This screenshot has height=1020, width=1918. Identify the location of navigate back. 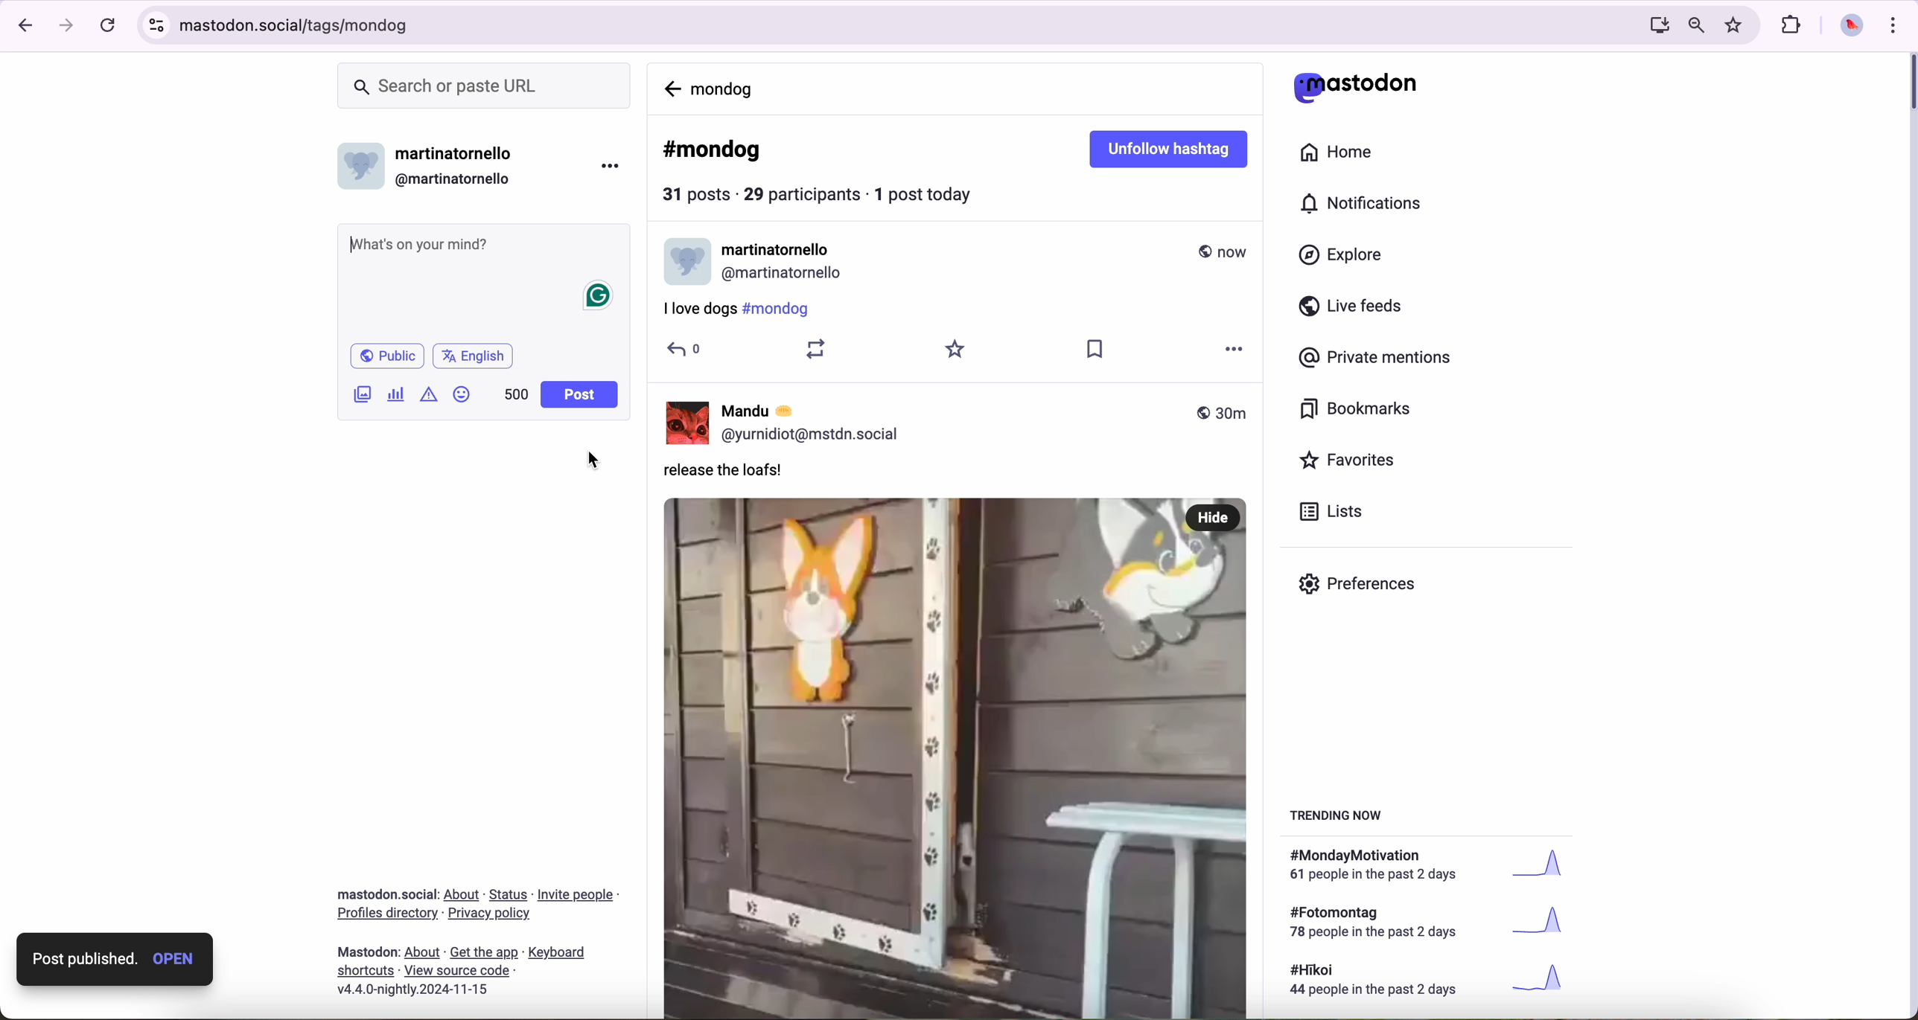
(23, 26).